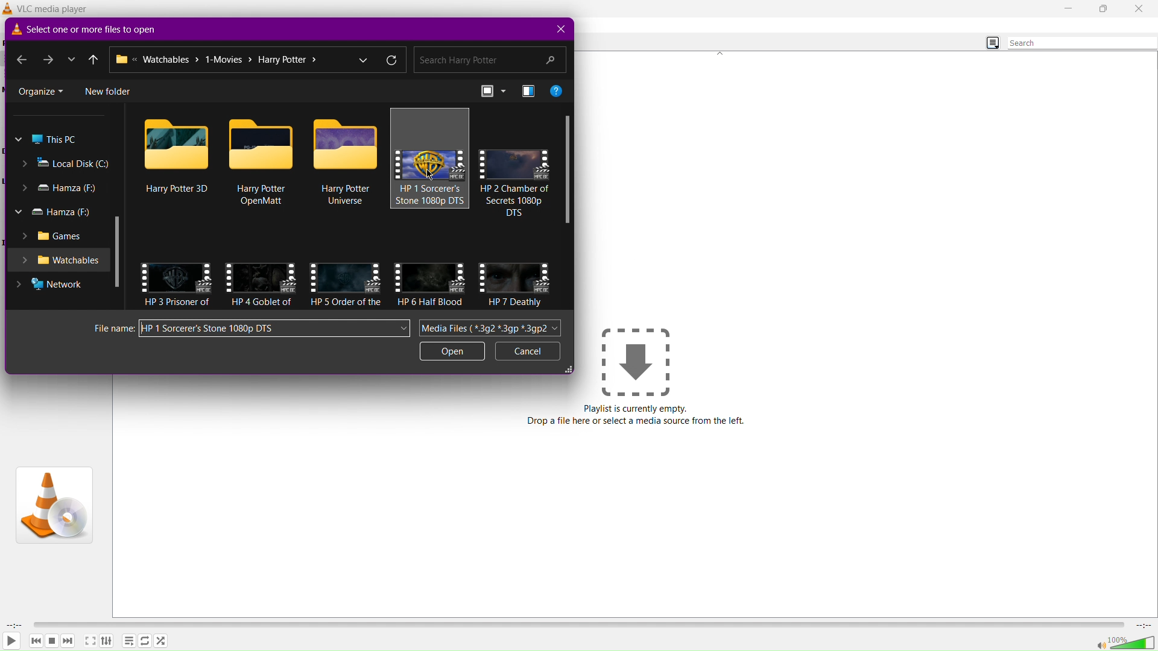  I want to click on Fullscreen, so click(89, 642).